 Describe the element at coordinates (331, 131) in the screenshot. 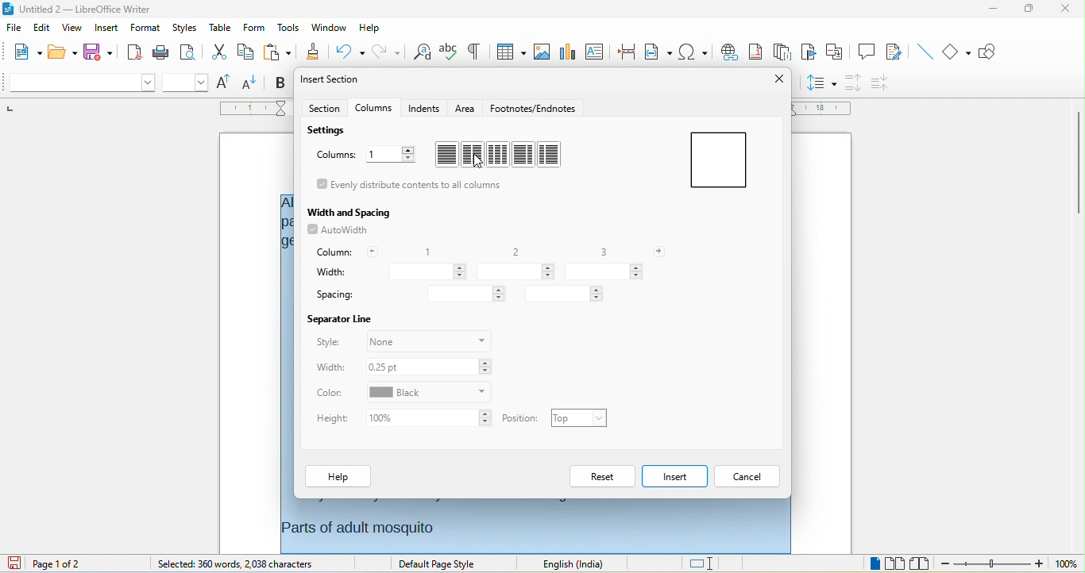

I see `settings` at that location.